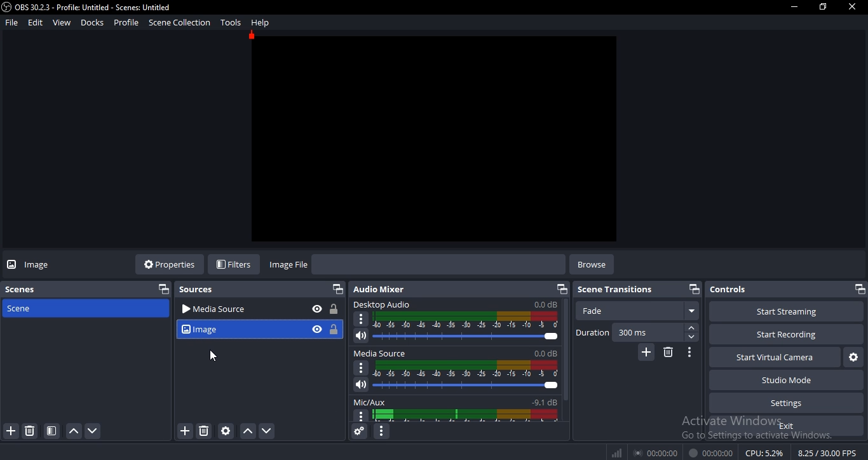  Describe the element at coordinates (465, 369) in the screenshot. I see `display` at that location.